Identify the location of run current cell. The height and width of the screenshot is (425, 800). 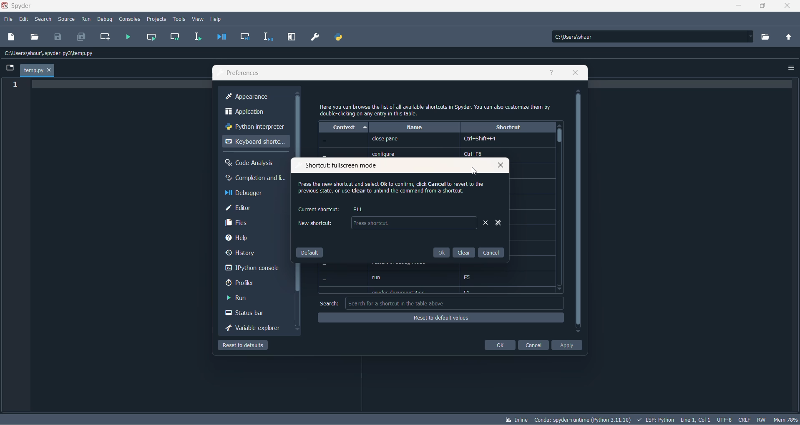
(150, 37).